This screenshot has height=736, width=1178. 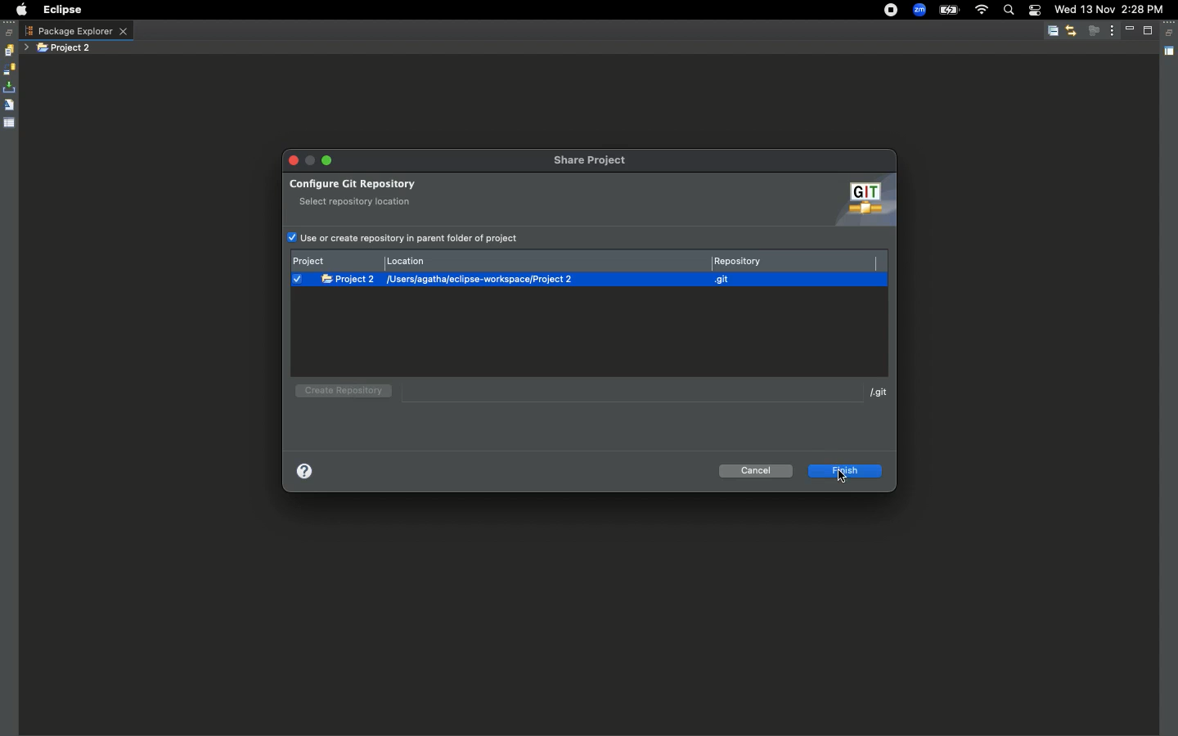 I want to click on Close, so click(x=295, y=160).